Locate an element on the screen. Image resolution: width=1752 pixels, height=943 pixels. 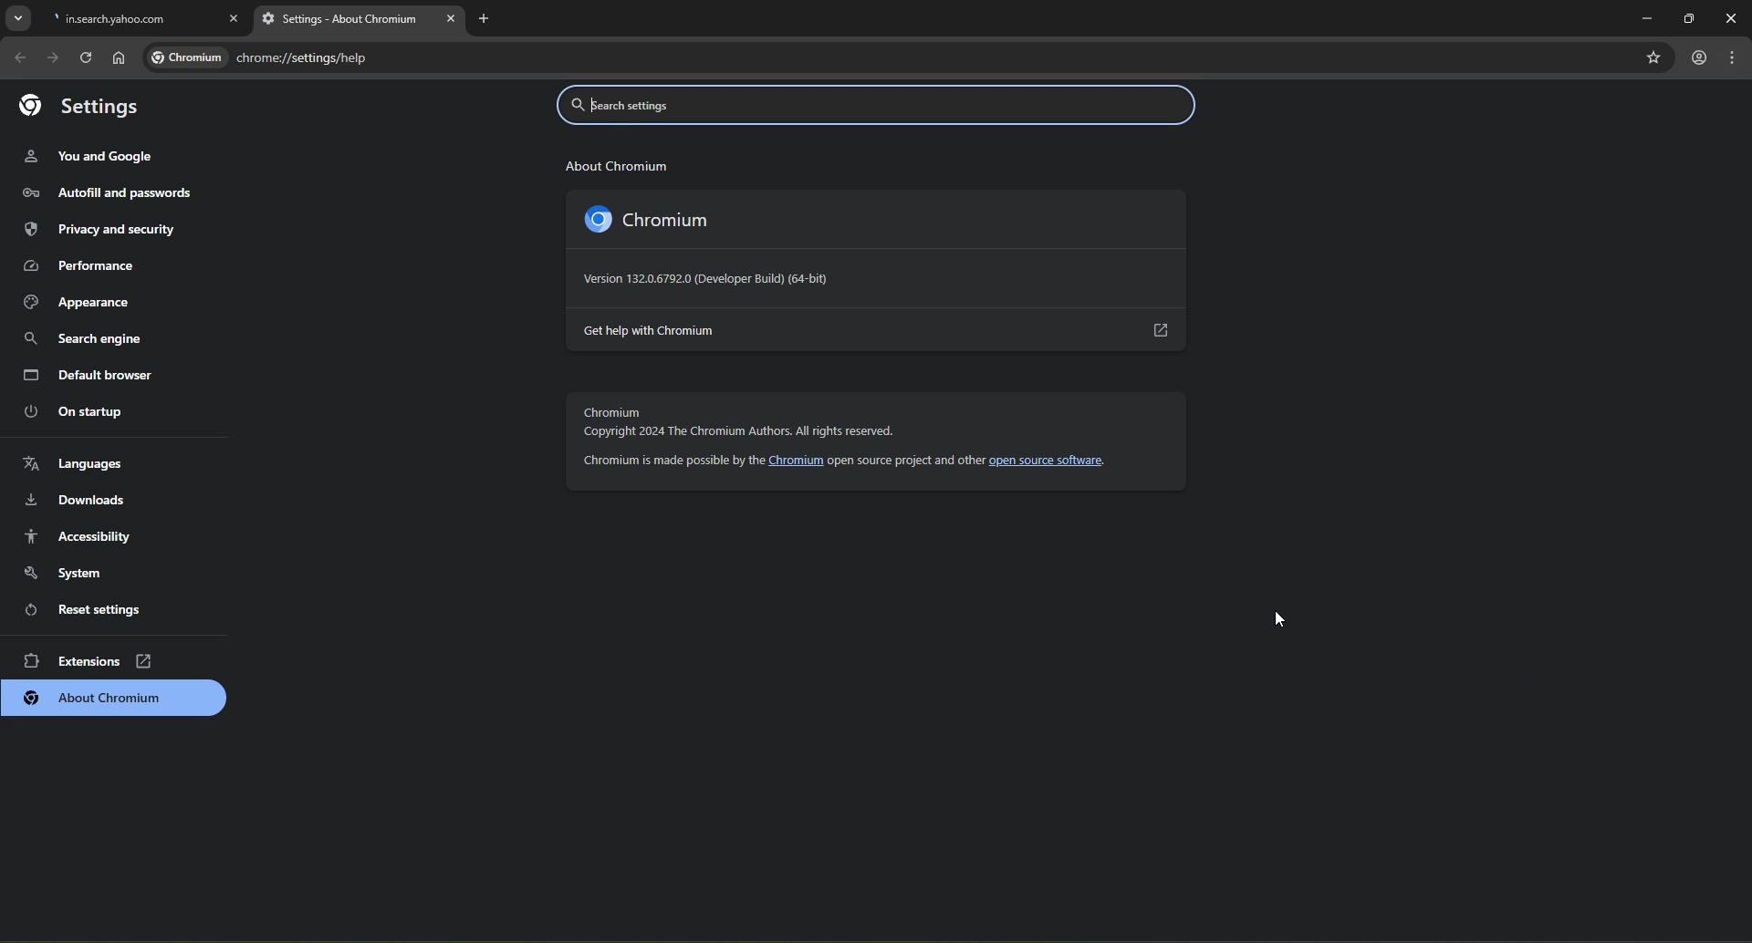
Customize and control google chromium is located at coordinates (1735, 59).